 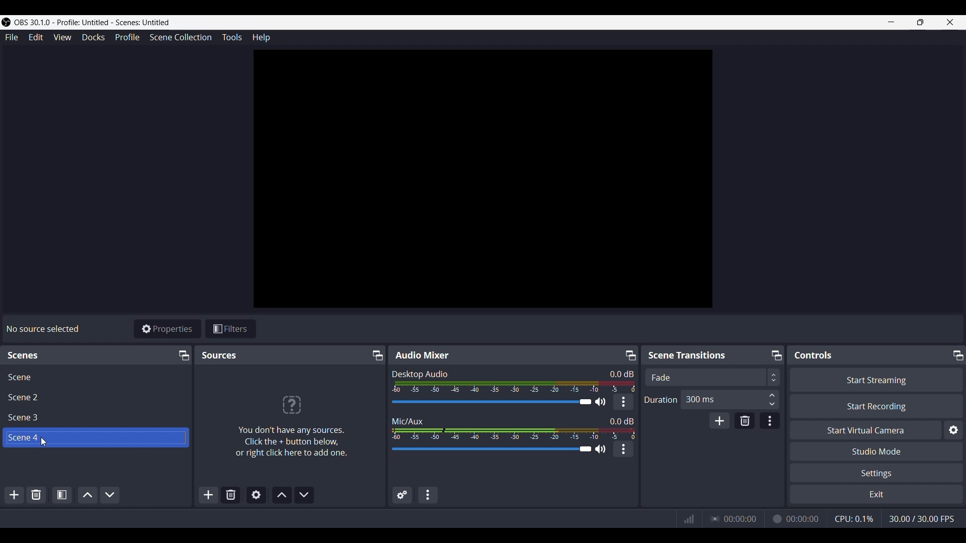 I want to click on Remove selected scene(s), so click(x=231, y=494).